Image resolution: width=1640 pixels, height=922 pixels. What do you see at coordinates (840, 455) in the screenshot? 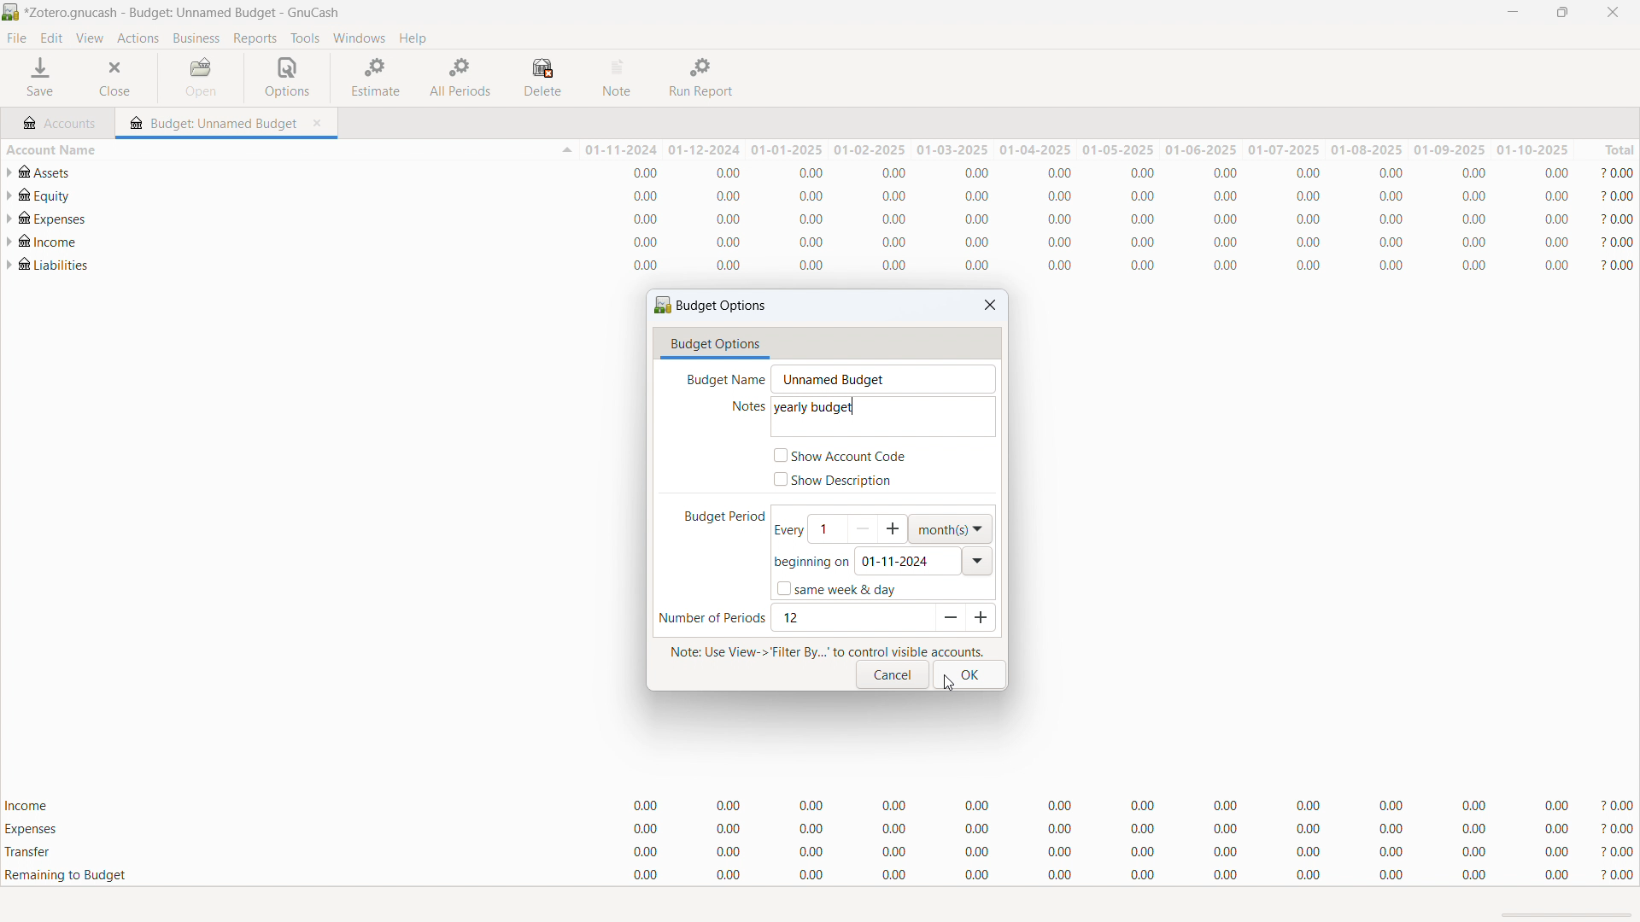
I see `show account code` at bounding box center [840, 455].